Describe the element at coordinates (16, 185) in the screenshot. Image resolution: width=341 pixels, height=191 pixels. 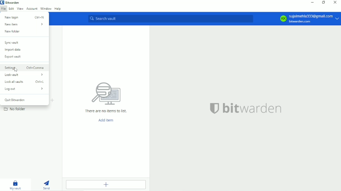
I see `My vault` at that location.